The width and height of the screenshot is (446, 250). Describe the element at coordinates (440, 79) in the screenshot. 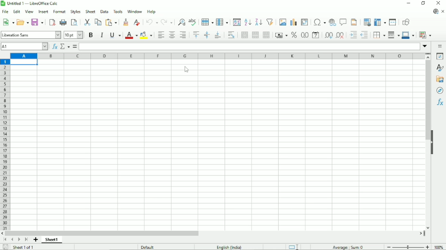

I see `Gallery` at that location.